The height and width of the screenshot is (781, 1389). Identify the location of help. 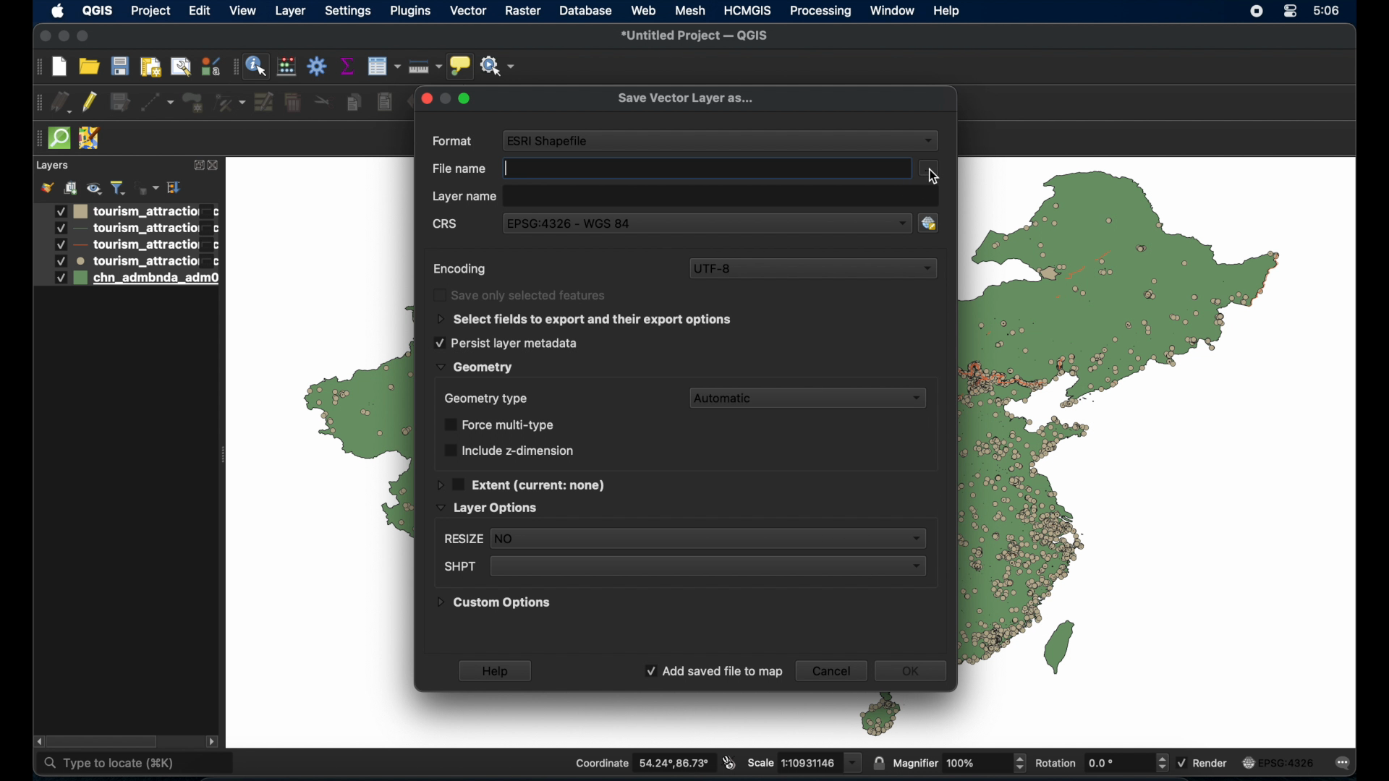
(497, 670).